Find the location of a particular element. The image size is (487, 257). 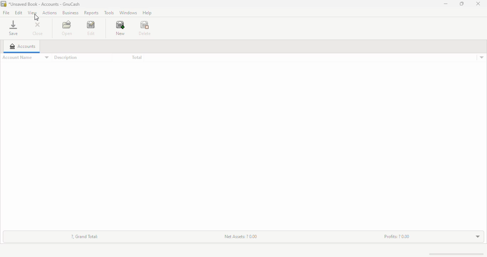

?, grand total: is located at coordinates (85, 236).